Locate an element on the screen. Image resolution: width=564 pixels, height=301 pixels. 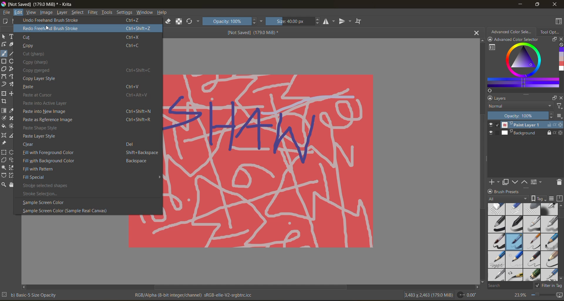
smart patch tool is located at coordinates (12, 119).